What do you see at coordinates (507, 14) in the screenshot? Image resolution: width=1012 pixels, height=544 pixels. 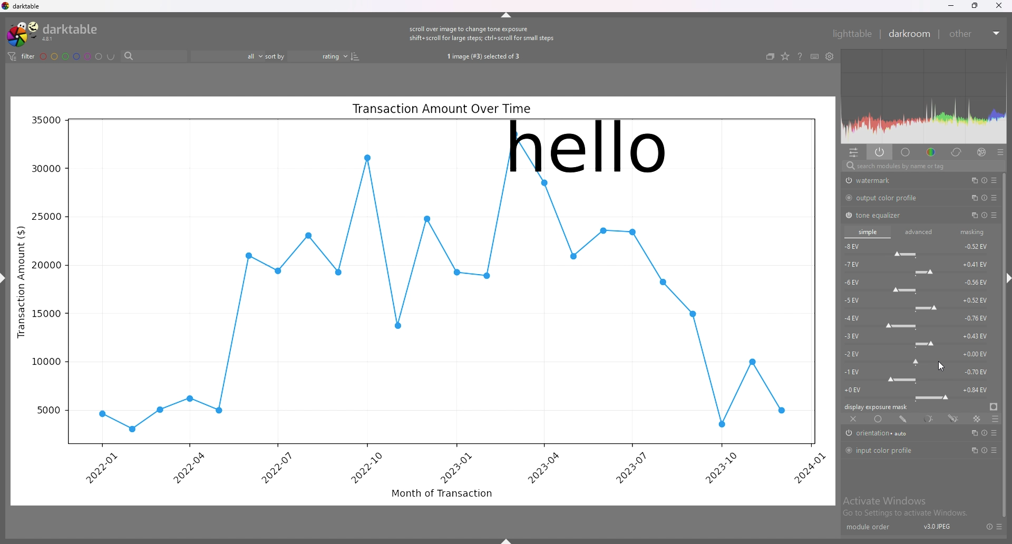 I see `hide` at bounding box center [507, 14].